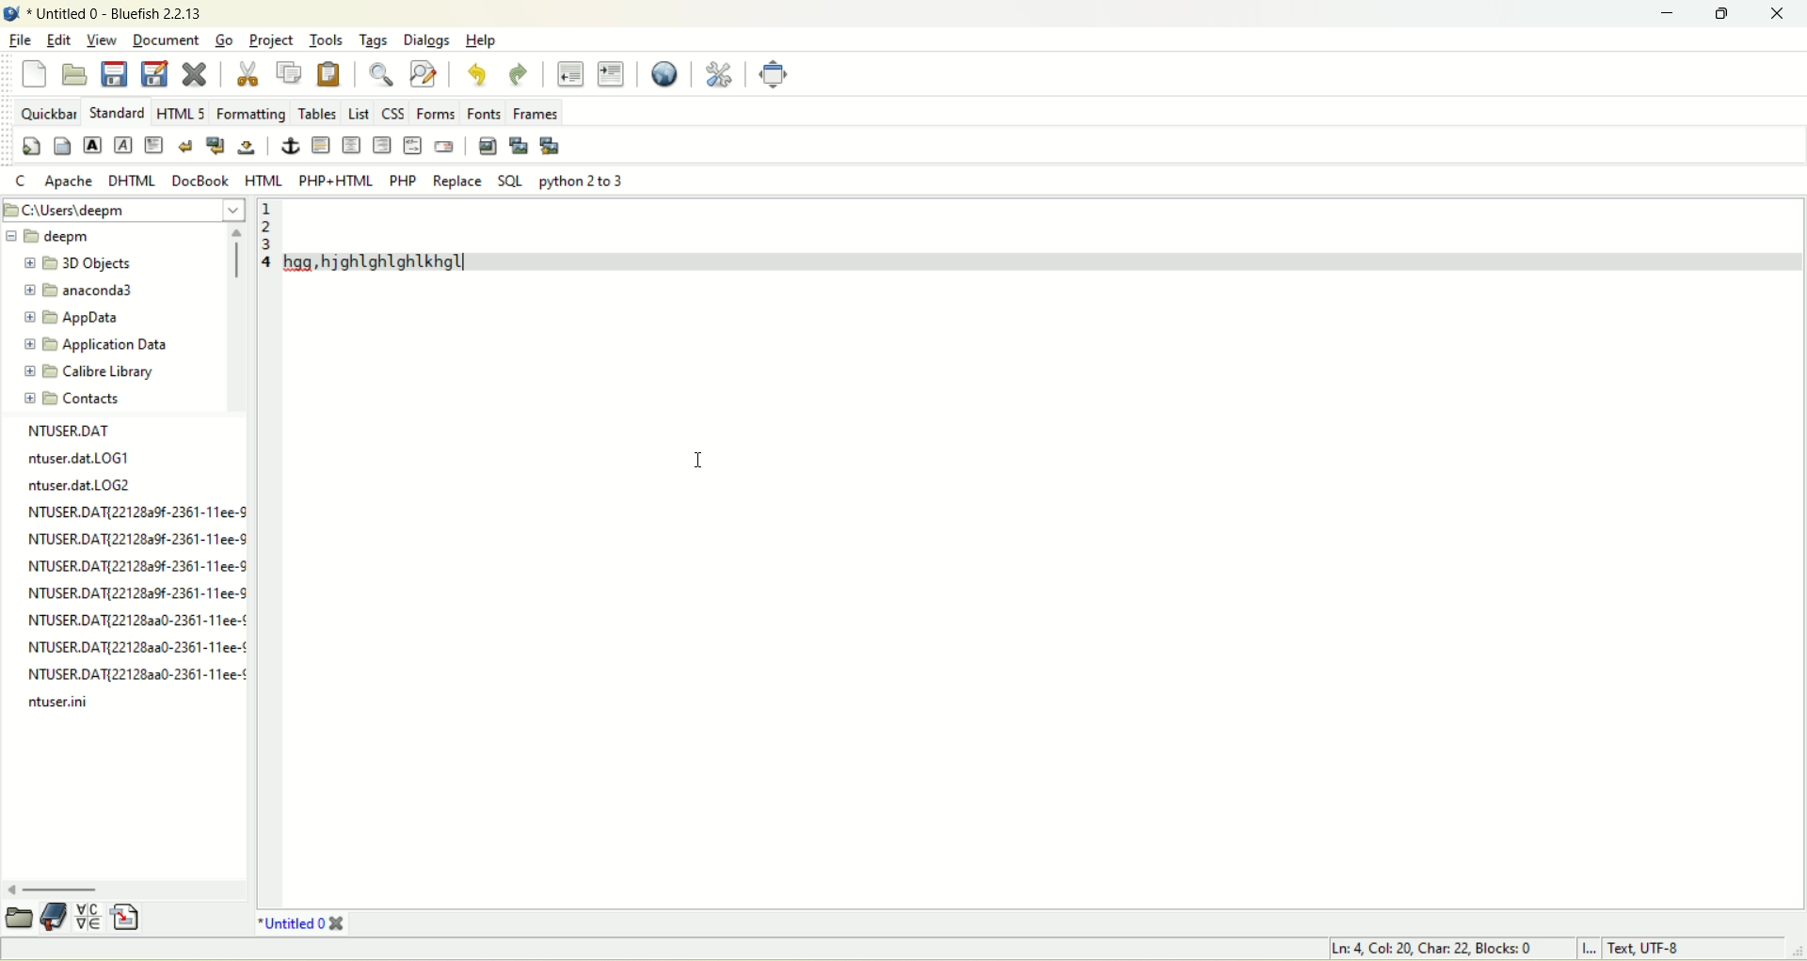  Describe the element at coordinates (1039, 233) in the screenshot. I see `text in editor` at that location.